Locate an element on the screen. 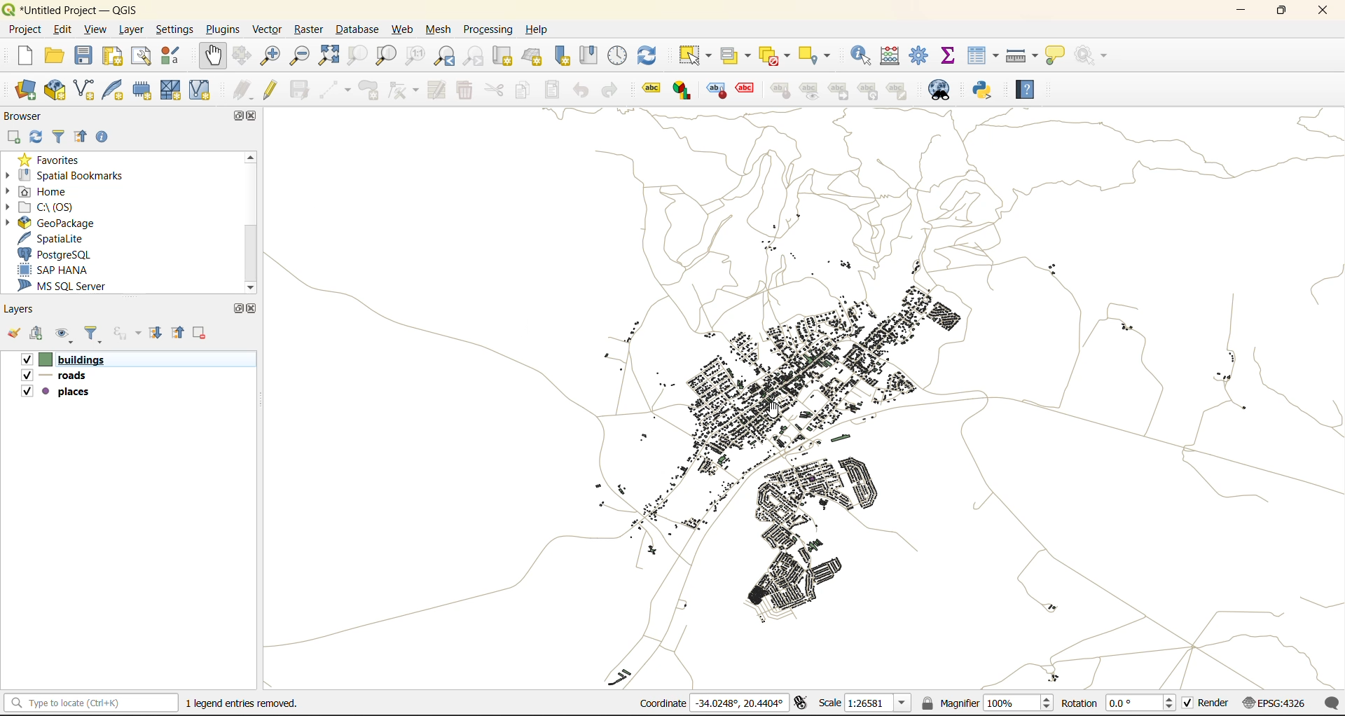  open is located at coordinates (55, 56).